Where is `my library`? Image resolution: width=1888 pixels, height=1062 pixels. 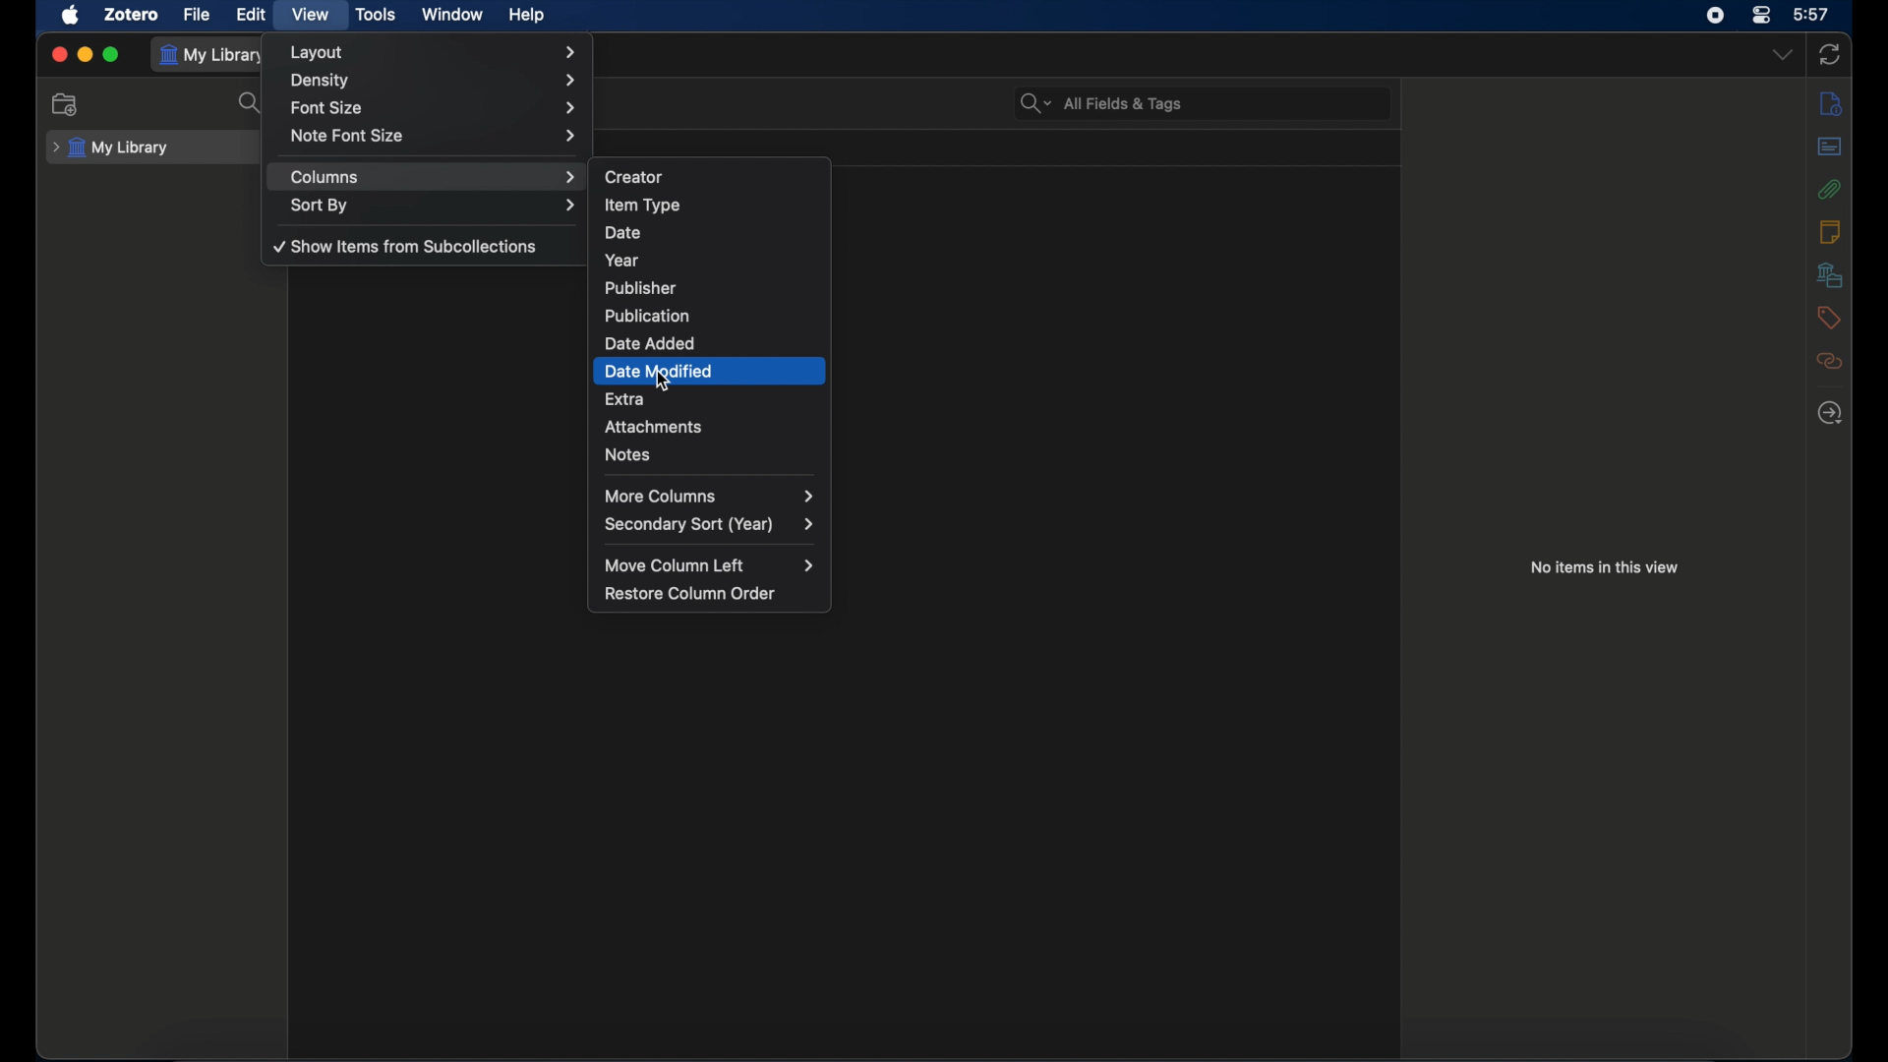
my library is located at coordinates (111, 147).